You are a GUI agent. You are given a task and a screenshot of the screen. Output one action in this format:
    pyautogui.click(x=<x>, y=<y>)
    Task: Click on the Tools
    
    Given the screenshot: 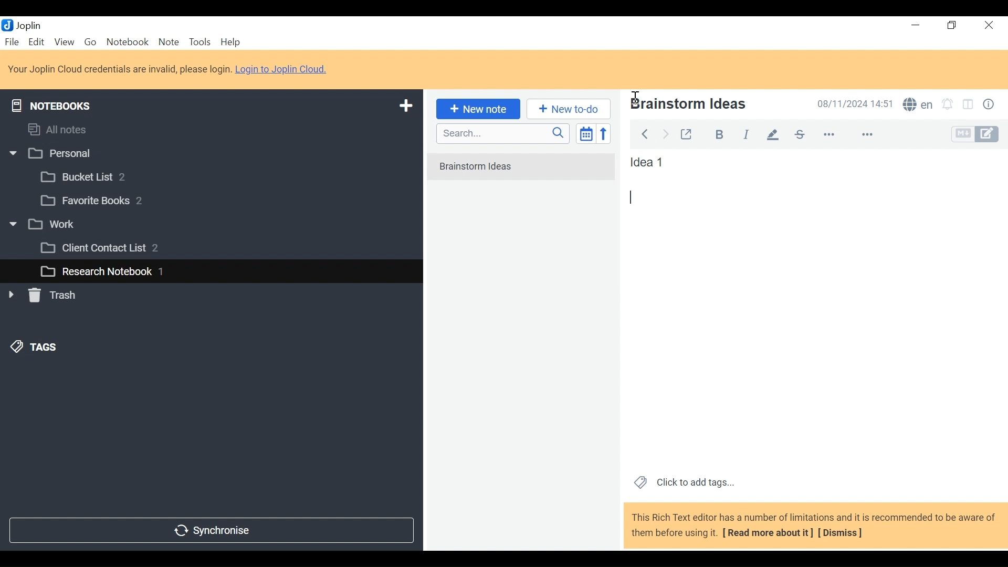 What is the action you would take?
    pyautogui.click(x=199, y=42)
    